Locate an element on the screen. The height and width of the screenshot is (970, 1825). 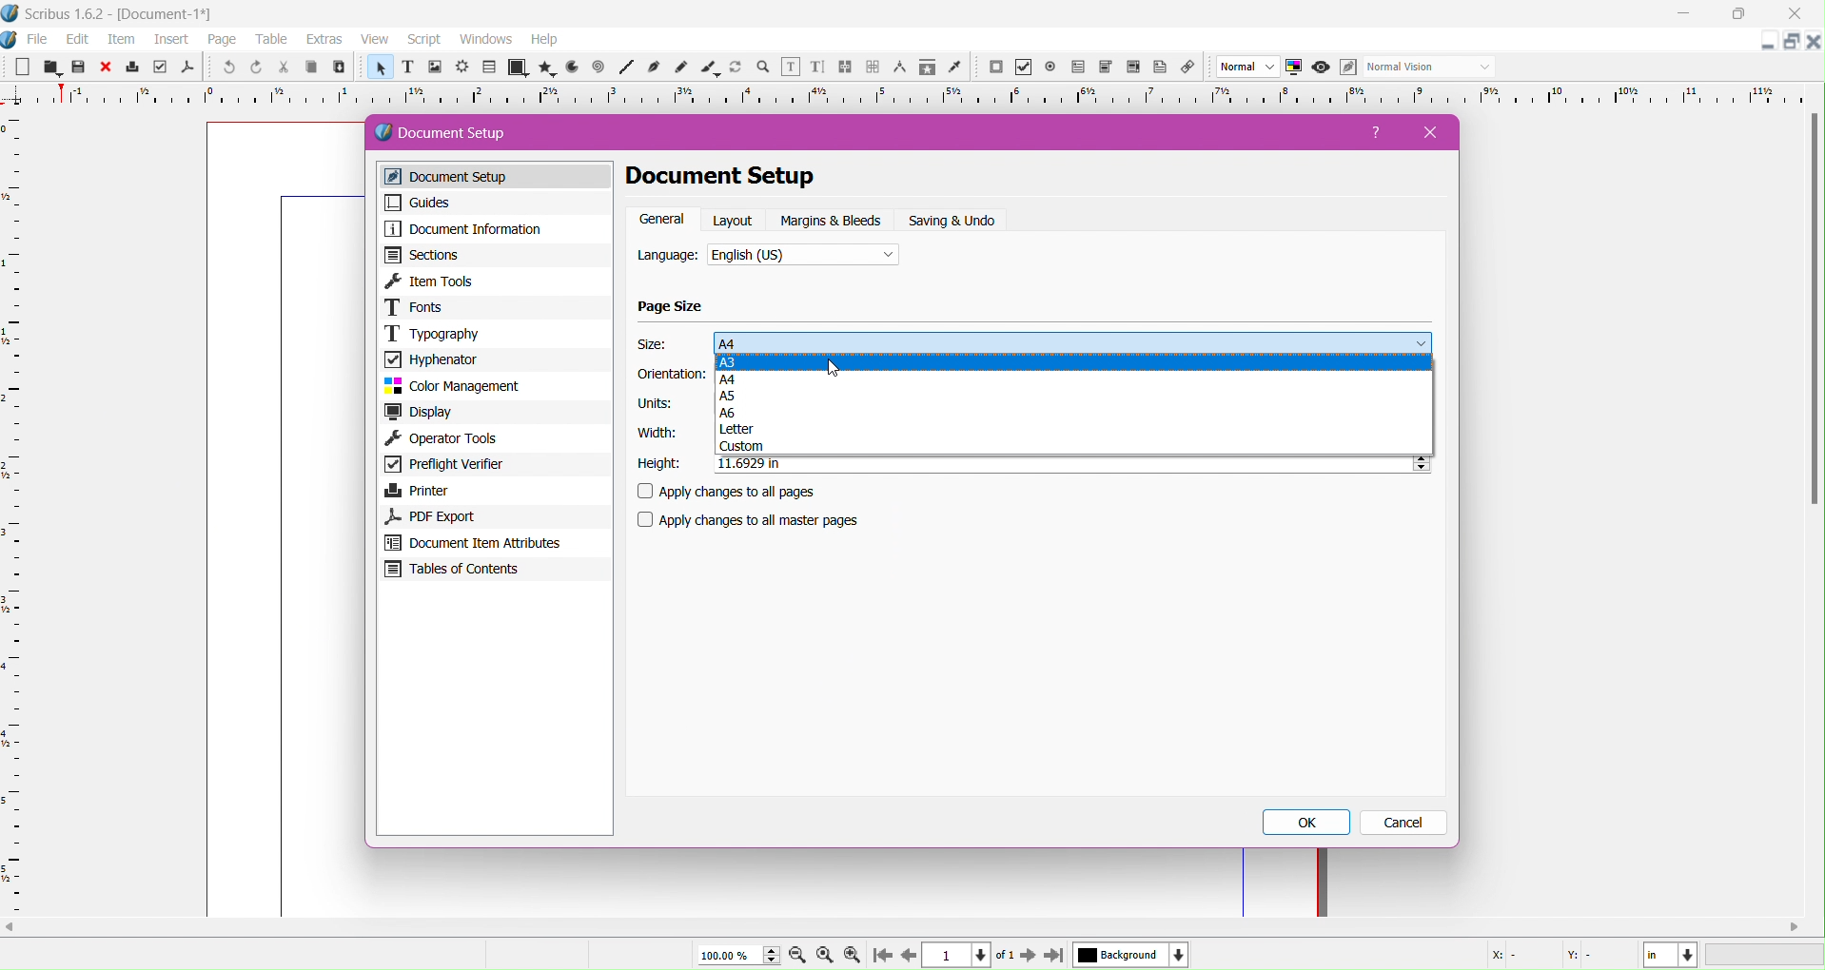
calligraphic lines is located at coordinates (710, 68).